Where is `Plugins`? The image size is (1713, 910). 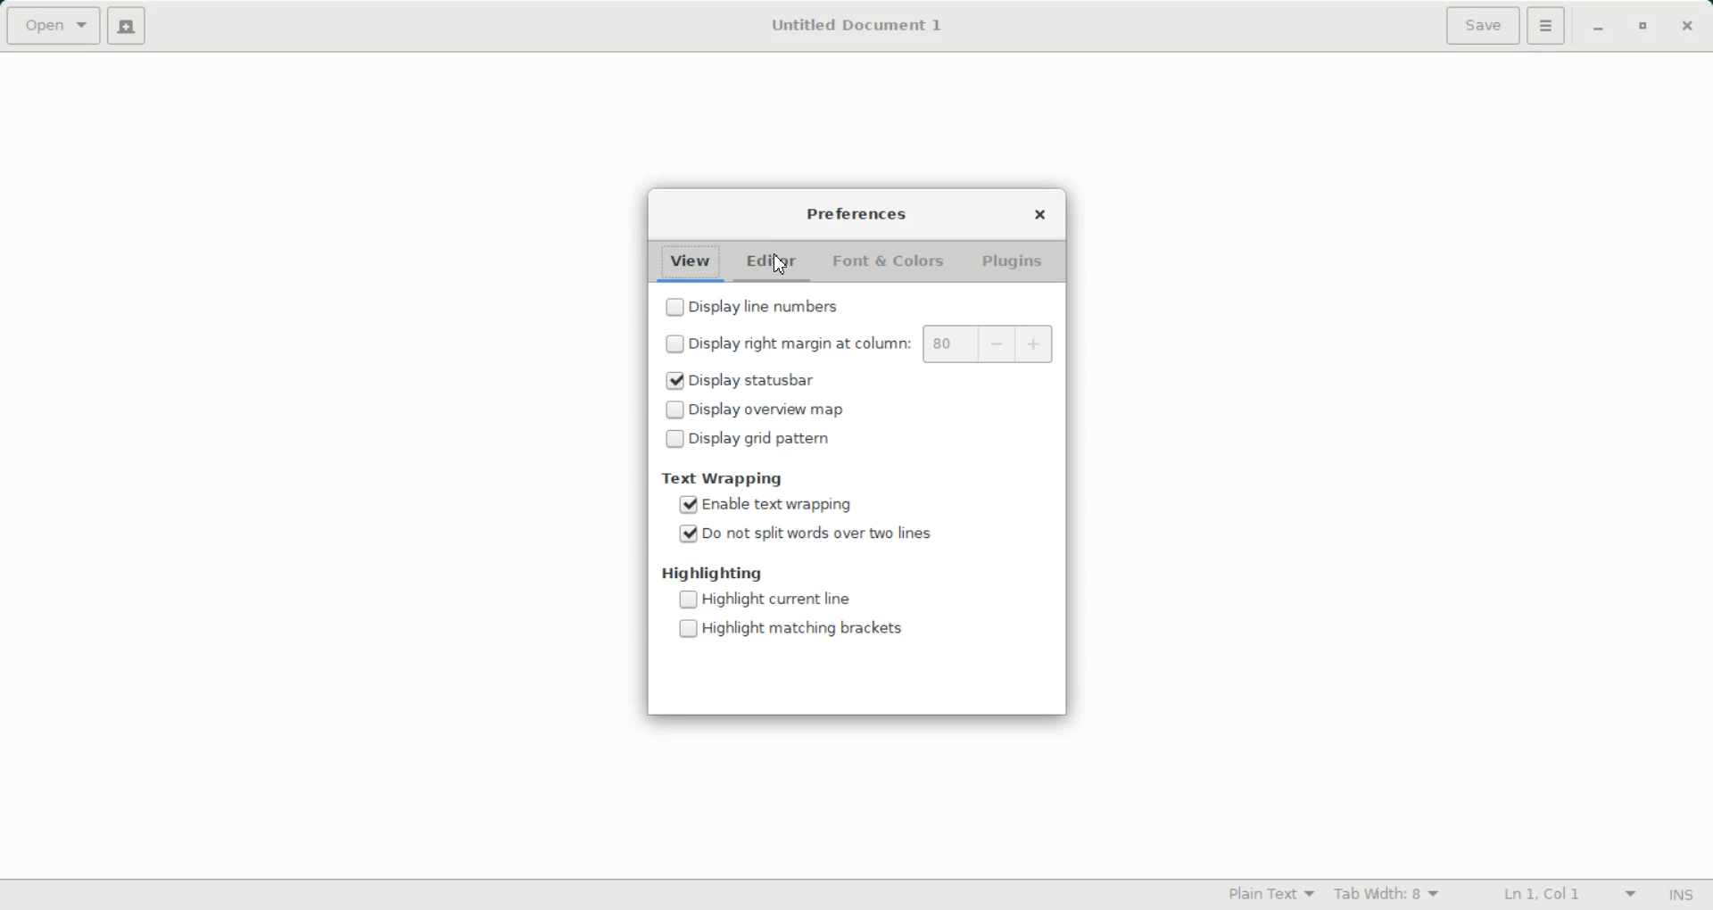 Plugins is located at coordinates (1014, 263).